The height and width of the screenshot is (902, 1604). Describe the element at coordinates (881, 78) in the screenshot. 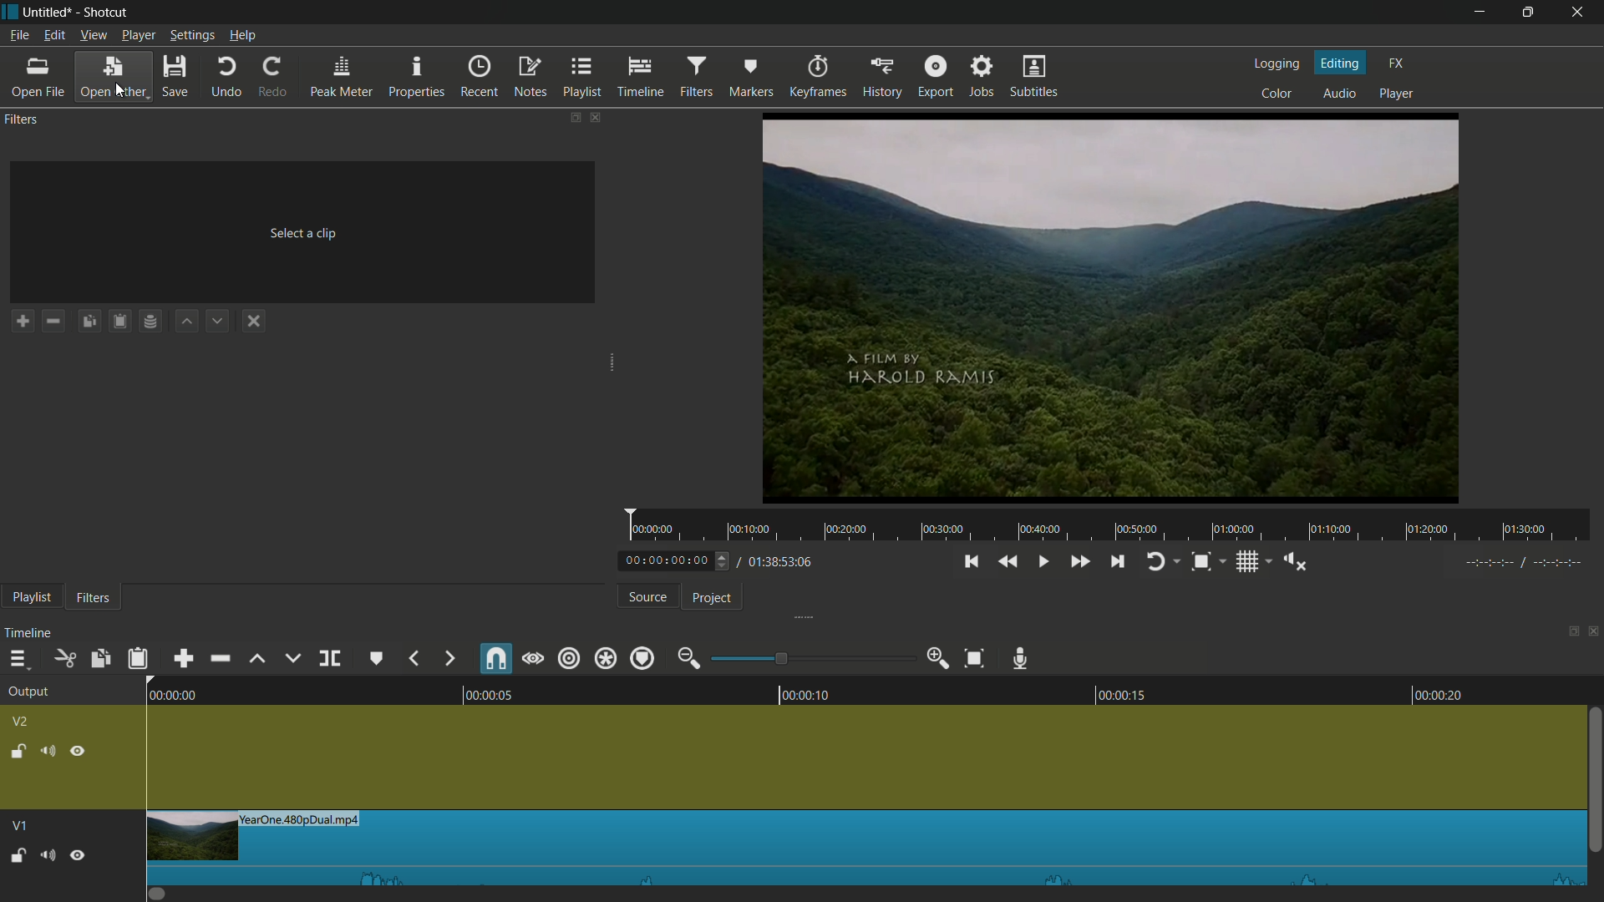

I see `history` at that location.